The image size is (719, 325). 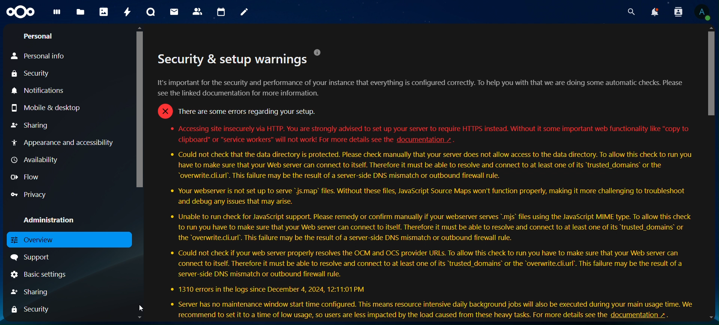 What do you see at coordinates (244, 11) in the screenshot?
I see `notes` at bounding box center [244, 11].